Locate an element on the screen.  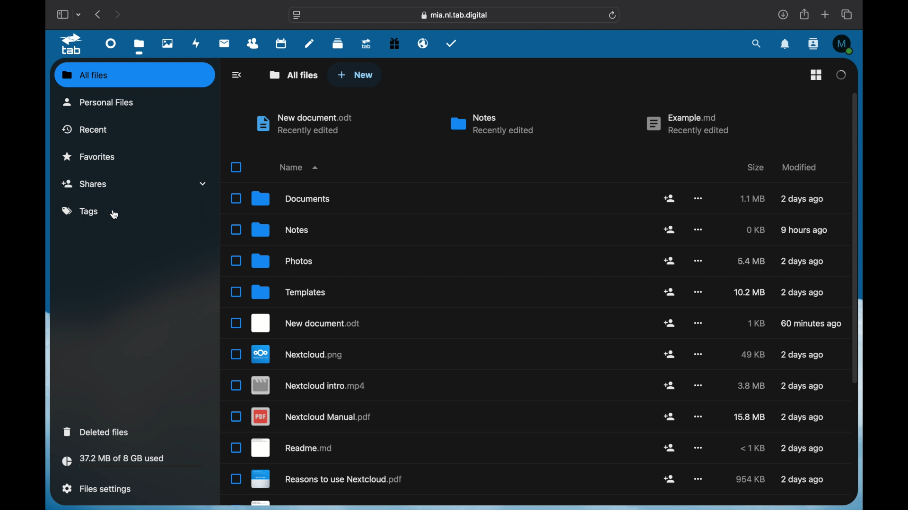
doc is located at coordinates (329, 480).